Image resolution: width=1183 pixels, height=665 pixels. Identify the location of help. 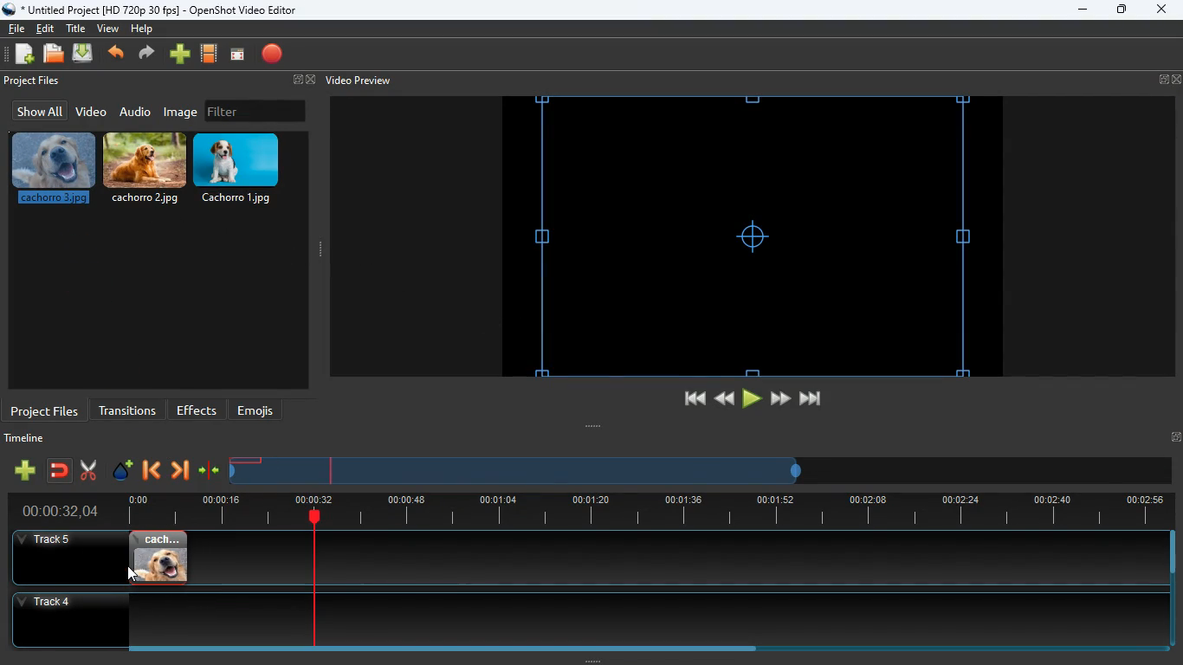
(141, 31).